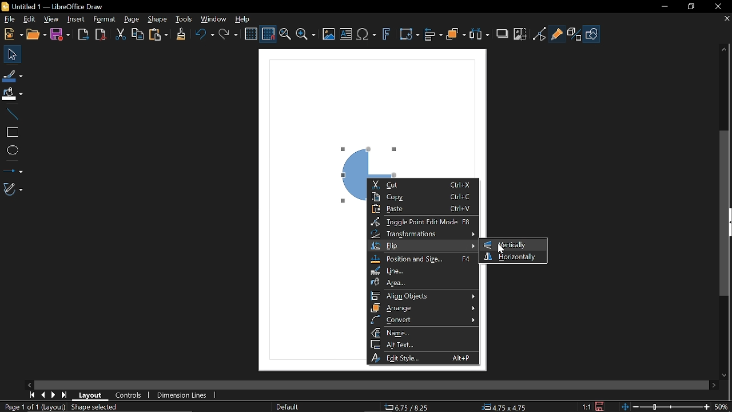 The height and width of the screenshot is (412, 732). Describe the element at coordinates (422, 271) in the screenshot. I see `Line` at that location.